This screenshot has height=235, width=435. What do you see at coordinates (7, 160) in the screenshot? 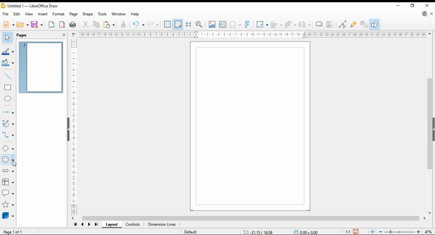
I see `symbol shapes` at bounding box center [7, 160].